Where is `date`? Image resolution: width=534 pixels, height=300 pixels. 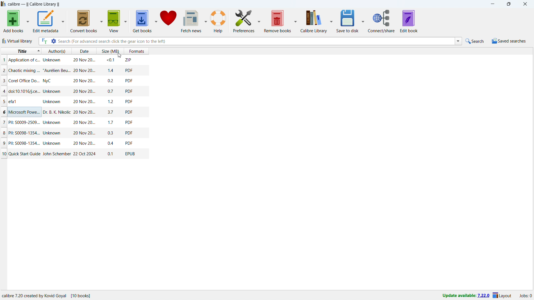
date is located at coordinates (84, 91).